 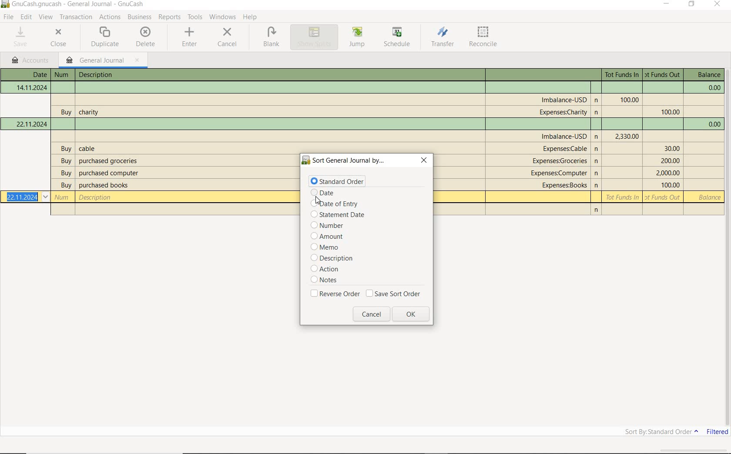 What do you see at coordinates (663, 75) in the screenshot?
I see `Tot Funds Out` at bounding box center [663, 75].